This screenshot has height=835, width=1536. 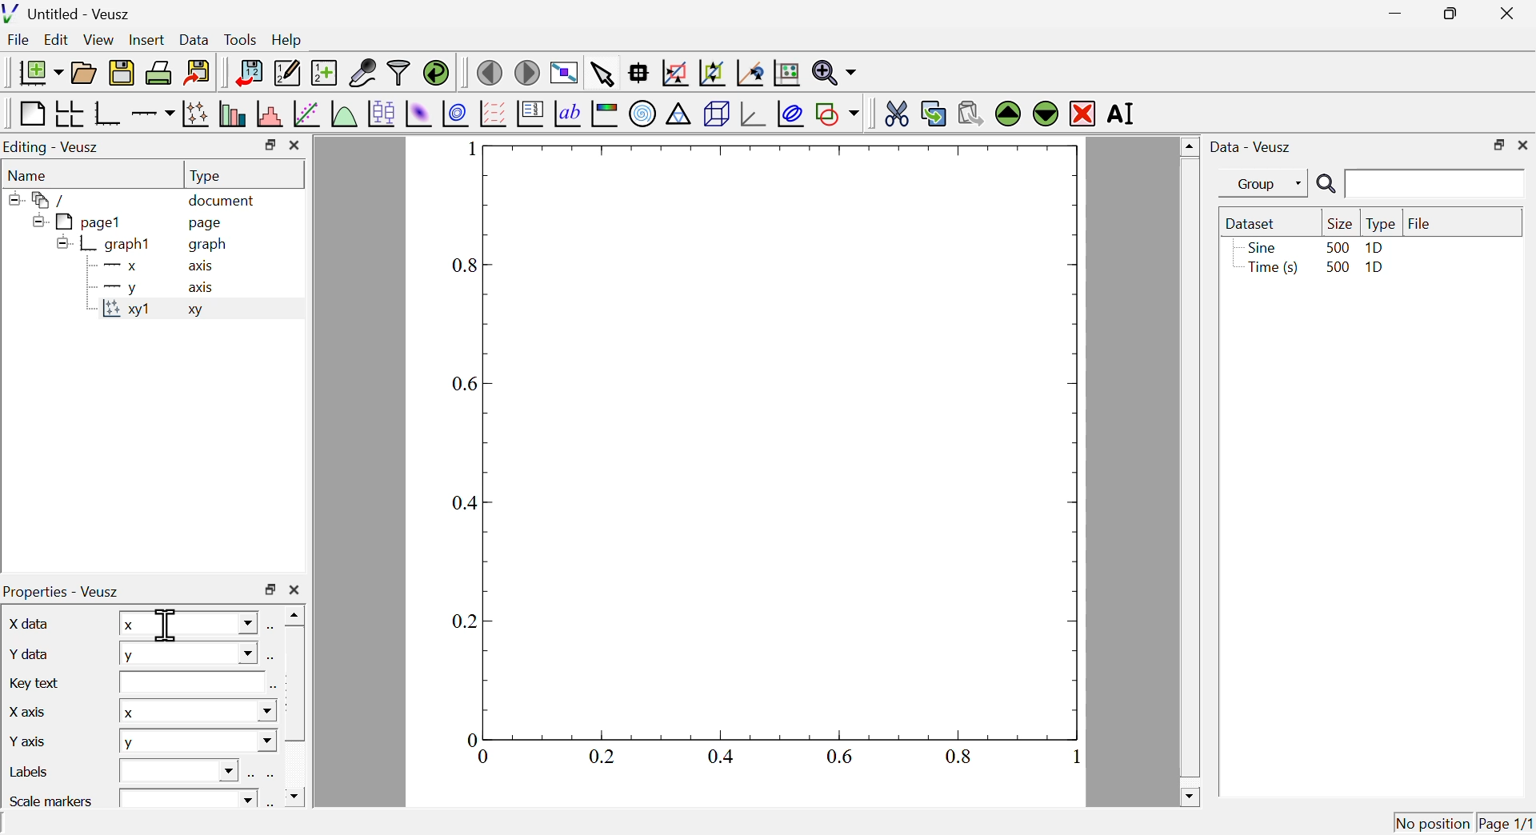 What do you see at coordinates (128, 314) in the screenshot?
I see `xy1` at bounding box center [128, 314].